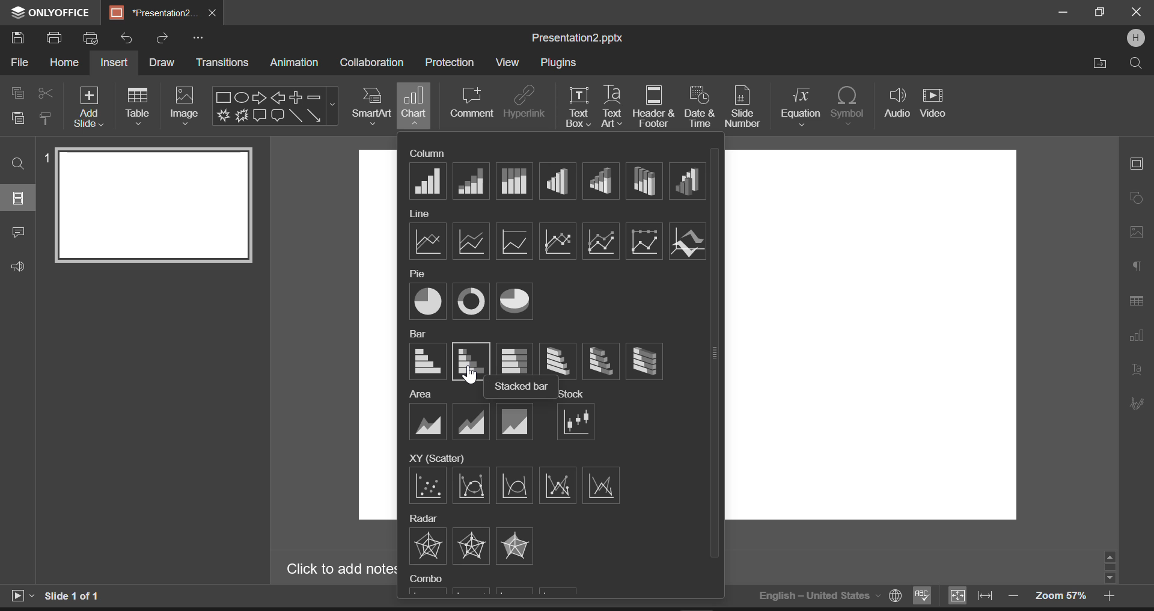  What do you see at coordinates (472, 421) in the screenshot?
I see `Stacked Area` at bounding box center [472, 421].